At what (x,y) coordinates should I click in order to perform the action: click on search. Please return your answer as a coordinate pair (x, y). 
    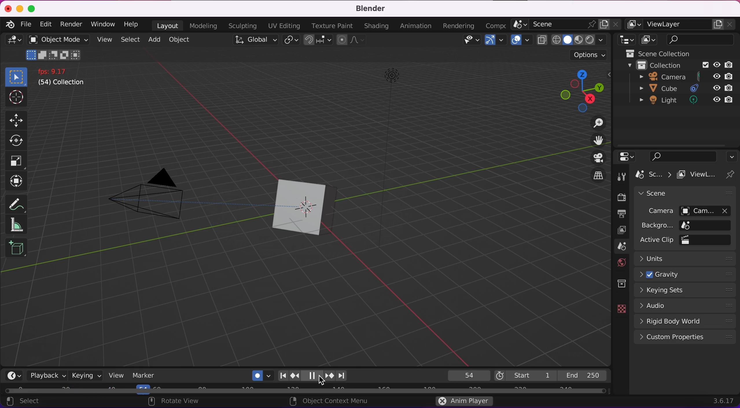
    Looking at the image, I should click on (684, 156).